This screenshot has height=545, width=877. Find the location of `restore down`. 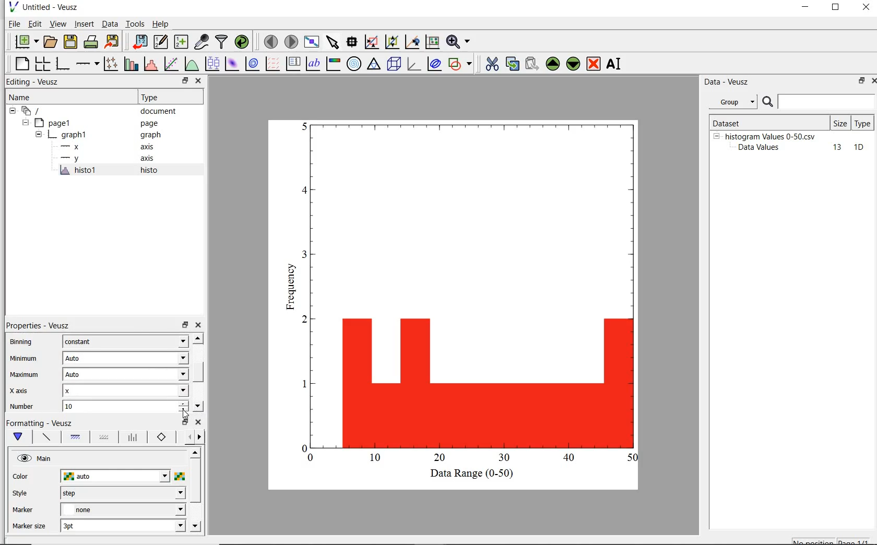

restore down is located at coordinates (185, 325).